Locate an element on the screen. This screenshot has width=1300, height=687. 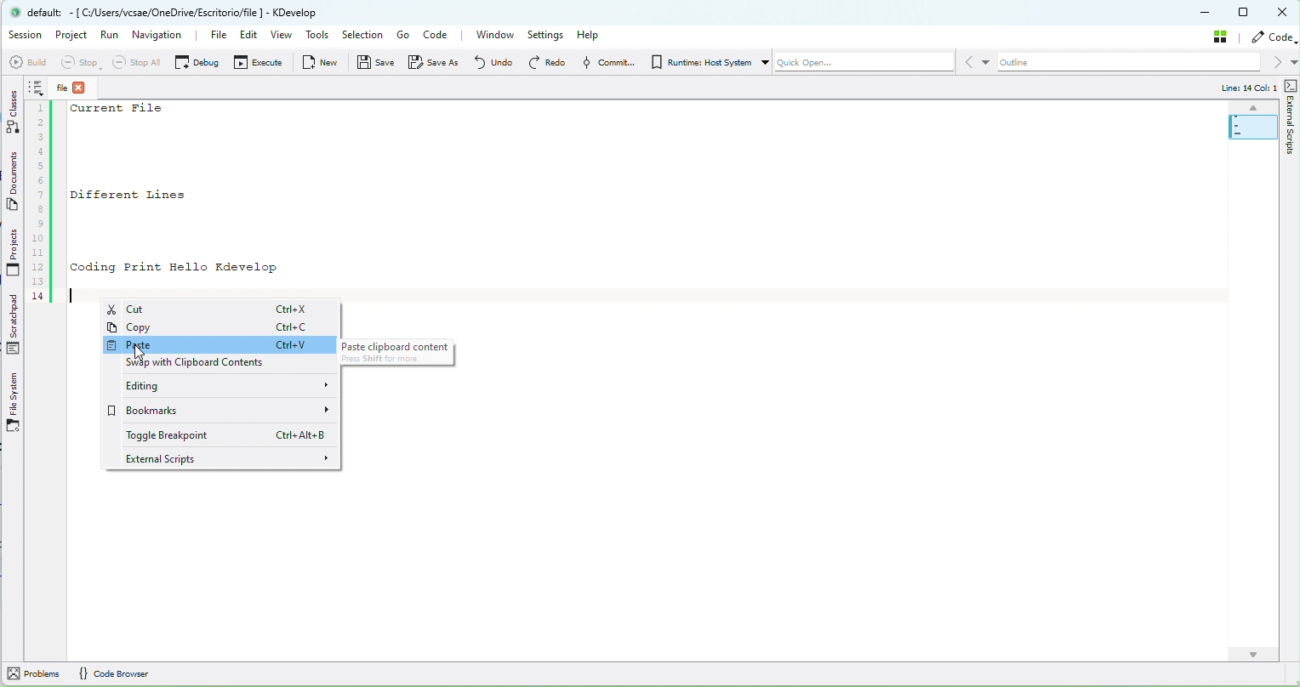
Swap with Clipboard Contents is located at coordinates (212, 361).